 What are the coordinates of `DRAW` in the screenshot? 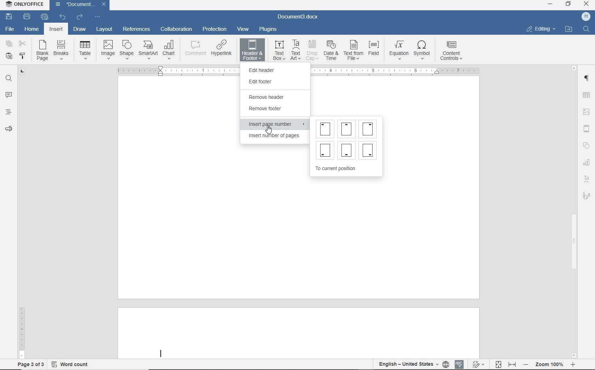 It's located at (79, 30).